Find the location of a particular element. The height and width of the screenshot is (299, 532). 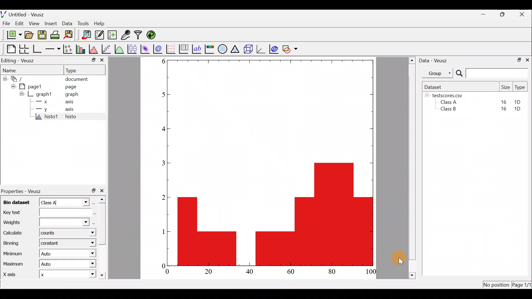

Auto is located at coordinates (52, 265).